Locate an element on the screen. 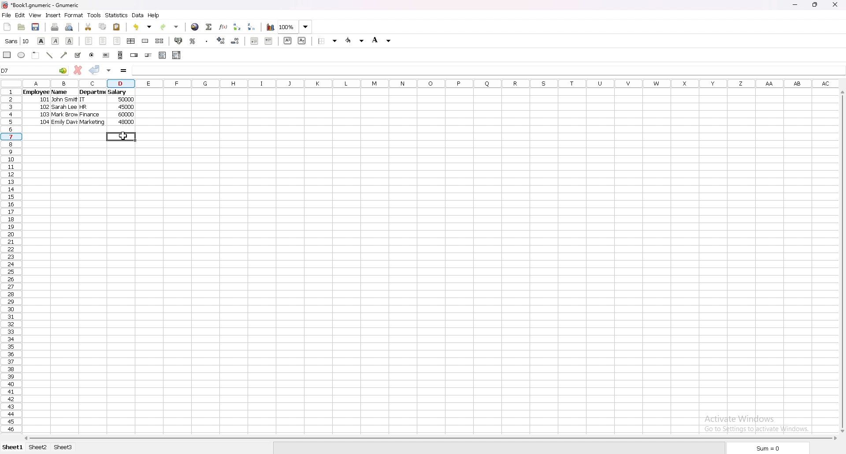 Image resolution: width=846 pixels, height=454 pixels. sum is located at coordinates (769, 447).